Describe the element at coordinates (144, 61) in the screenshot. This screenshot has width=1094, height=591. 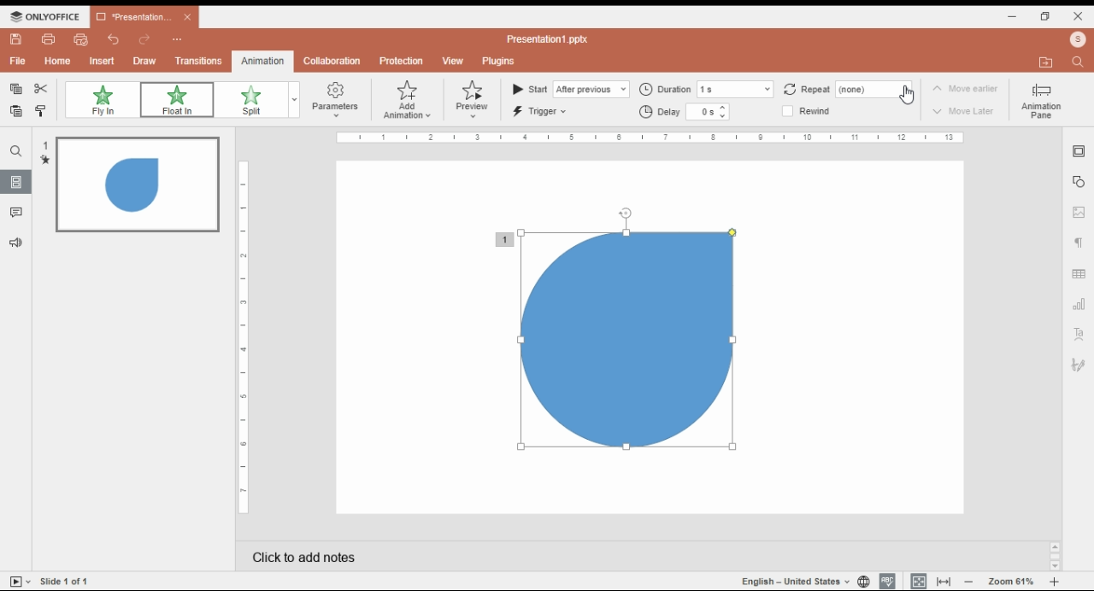
I see `draw` at that location.